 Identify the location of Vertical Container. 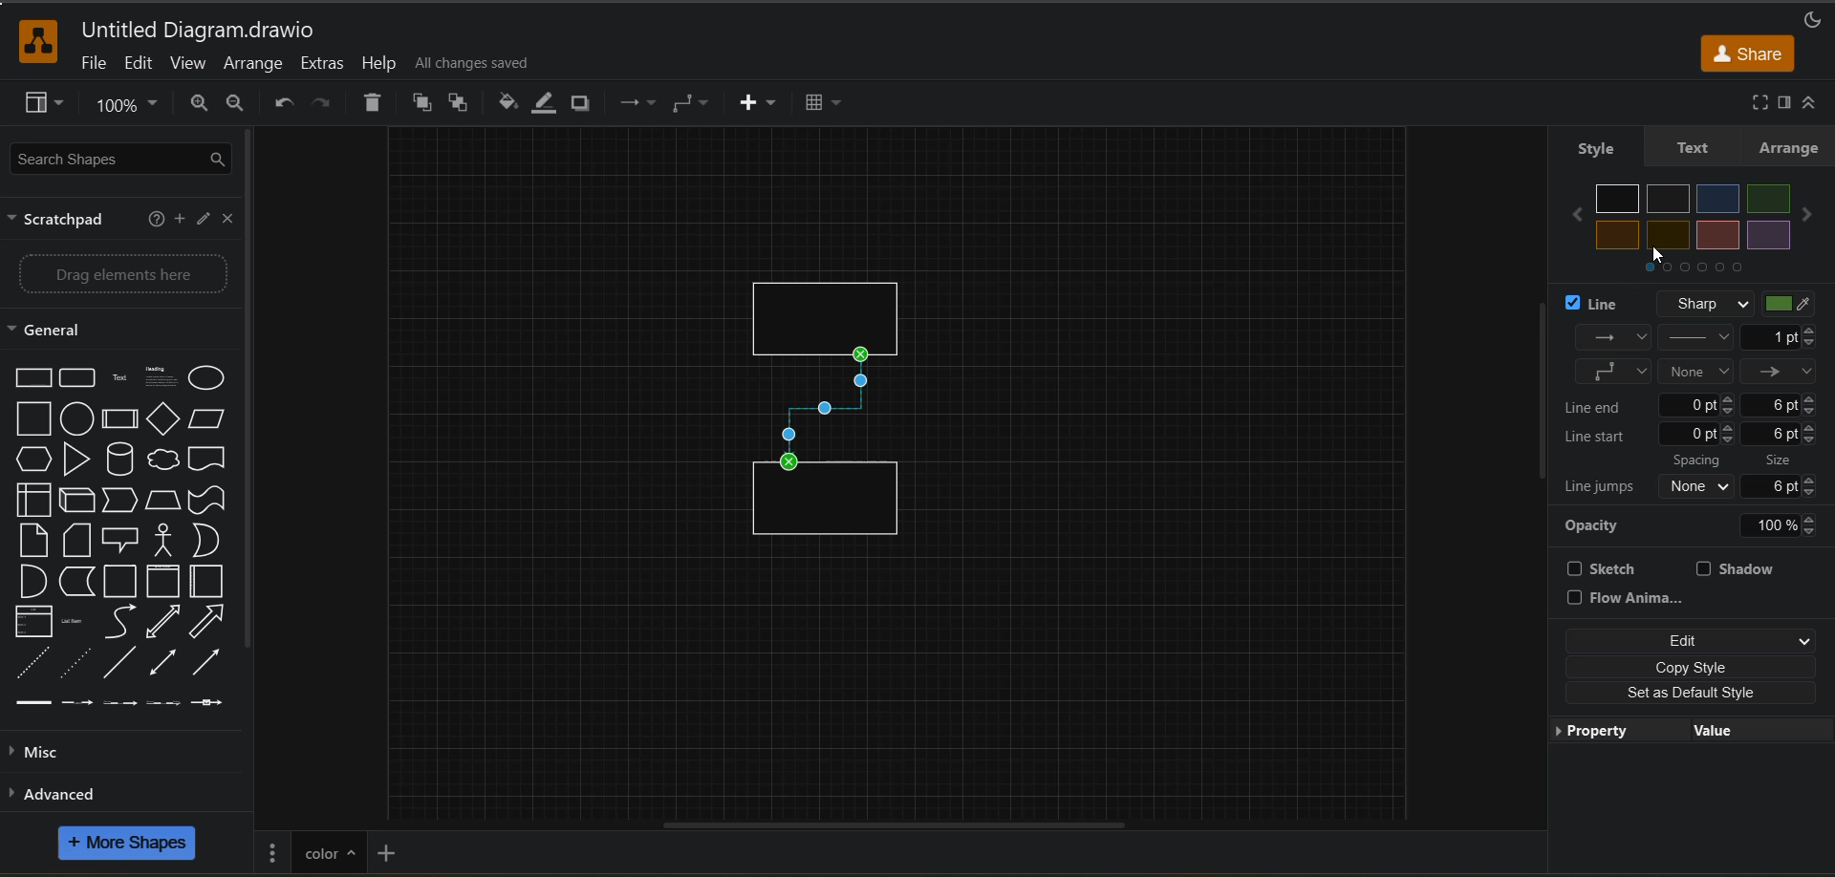
(166, 582).